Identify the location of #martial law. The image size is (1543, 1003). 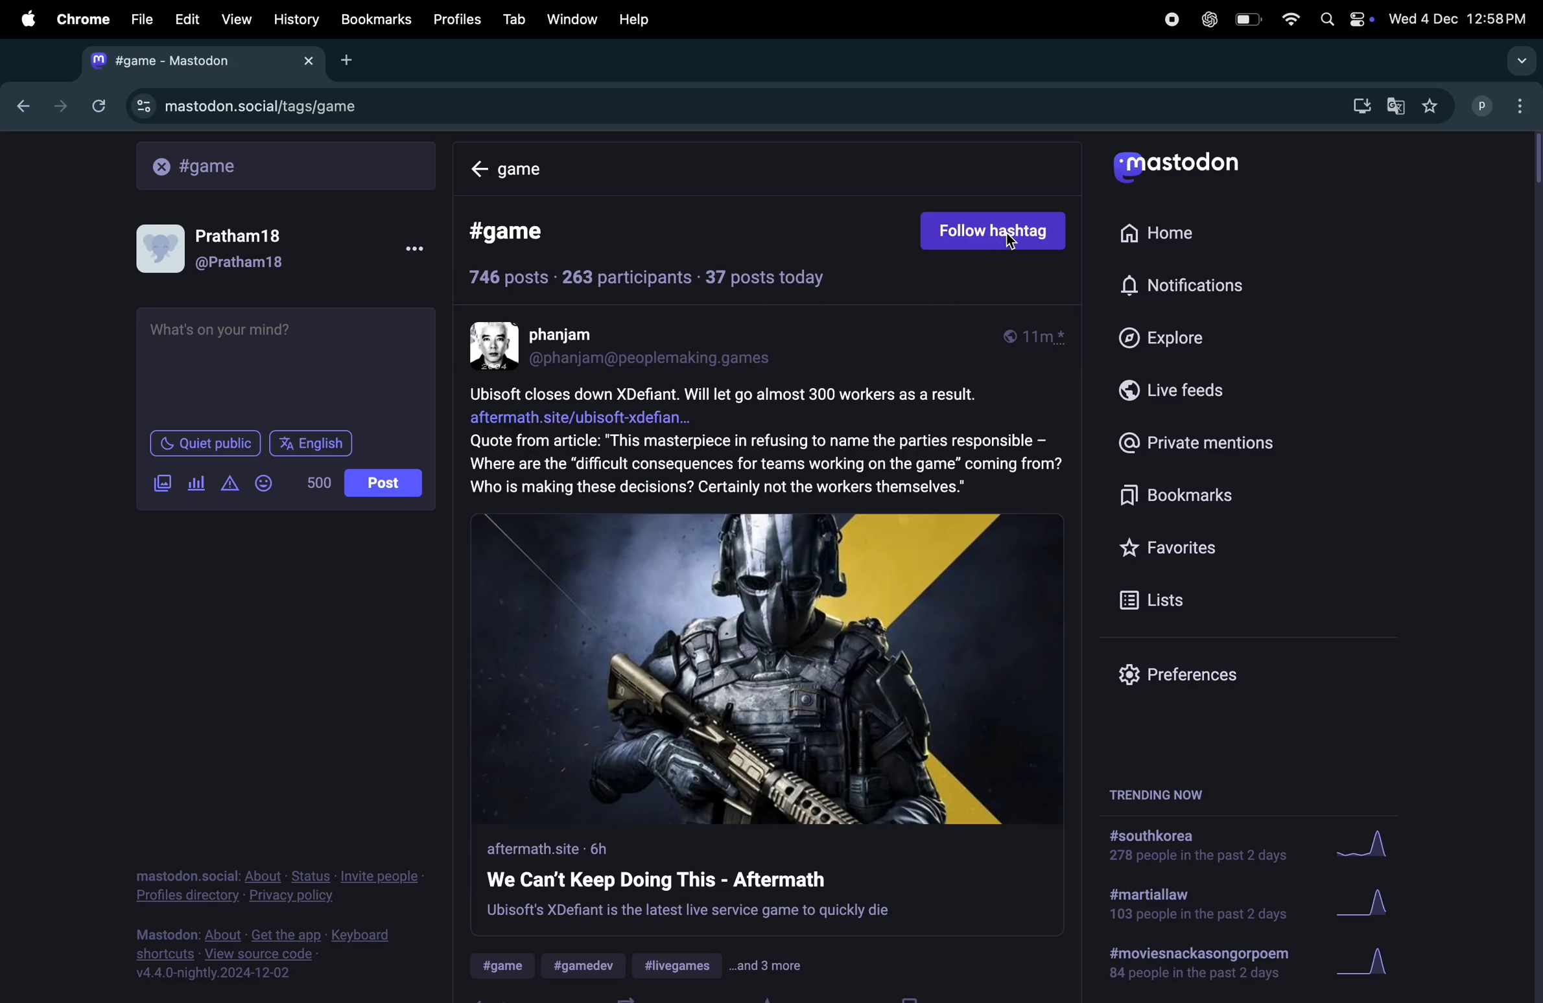
(1197, 907).